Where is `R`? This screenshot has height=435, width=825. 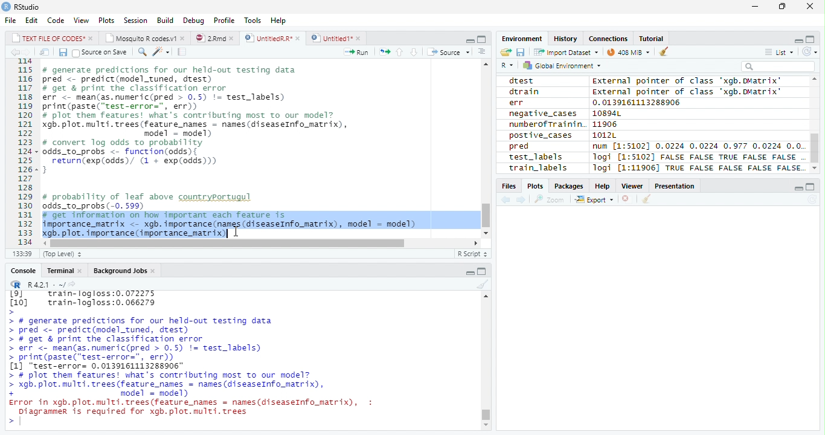 R is located at coordinates (507, 64).